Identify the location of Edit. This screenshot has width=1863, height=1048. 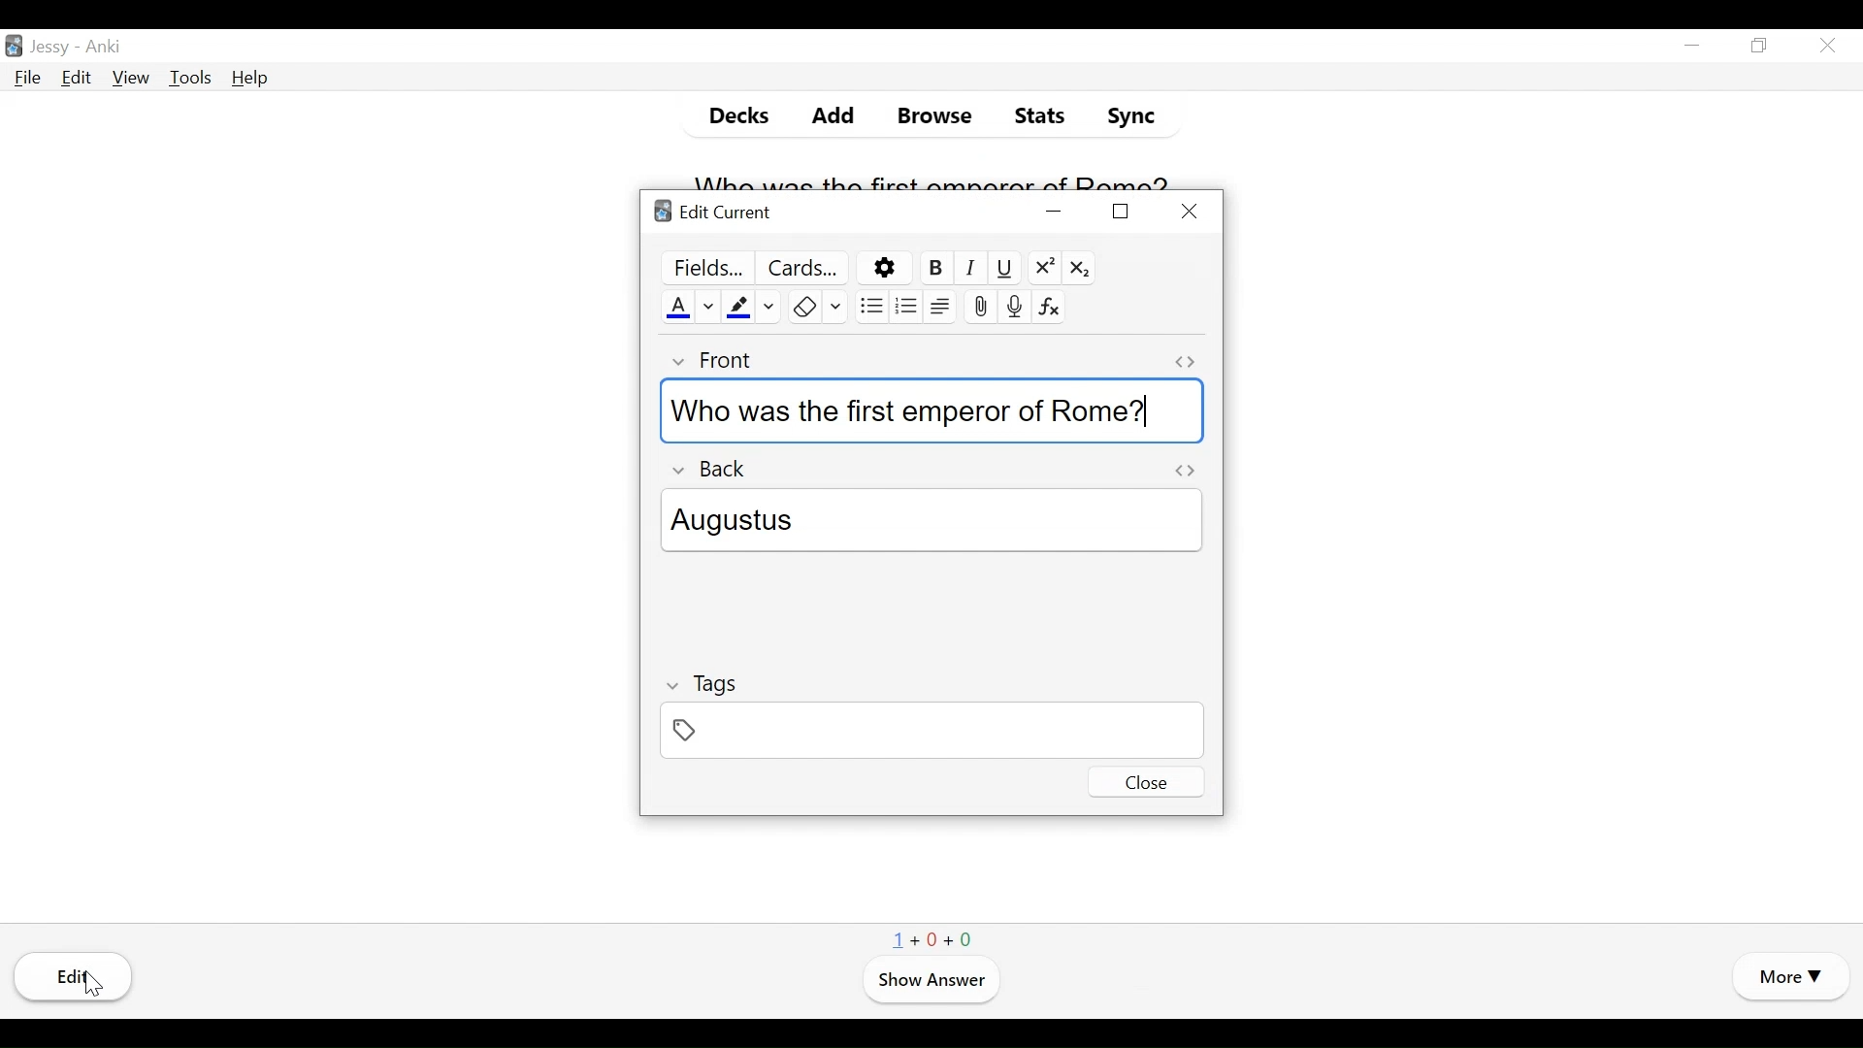
(77, 78).